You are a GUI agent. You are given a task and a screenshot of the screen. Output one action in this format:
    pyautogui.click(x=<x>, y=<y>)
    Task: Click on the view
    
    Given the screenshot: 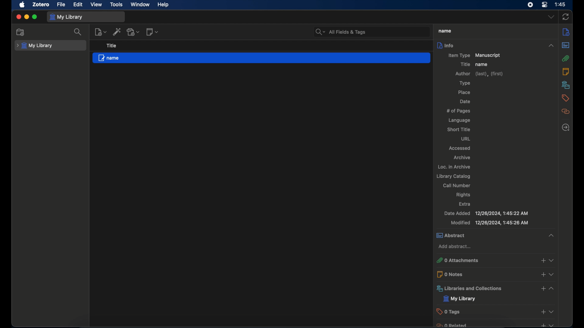 What is the action you would take?
    pyautogui.click(x=97, y=5)
    